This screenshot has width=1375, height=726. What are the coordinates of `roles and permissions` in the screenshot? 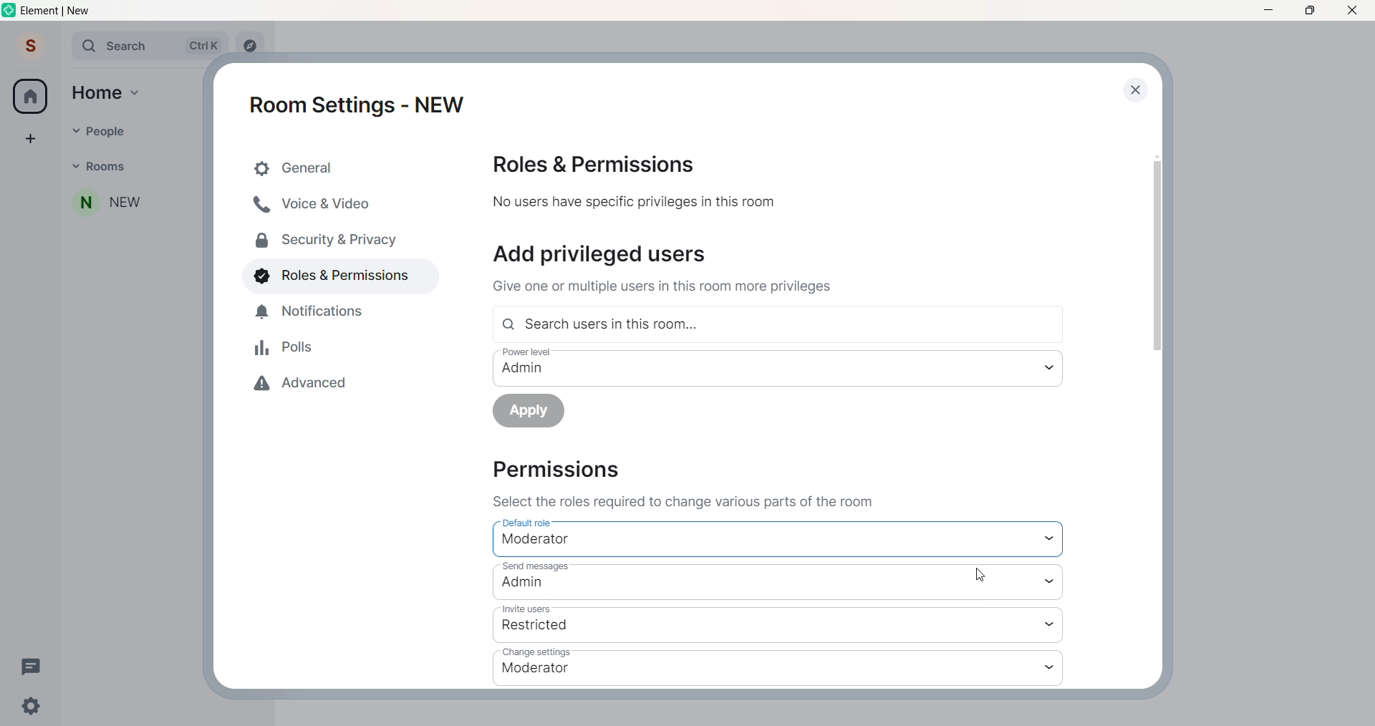 It's located at (332, 275).